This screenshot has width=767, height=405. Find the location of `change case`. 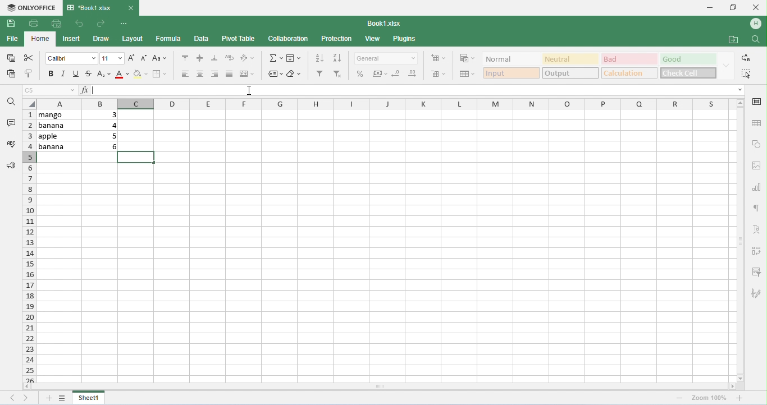

change case is located at coordinates (159, 58).